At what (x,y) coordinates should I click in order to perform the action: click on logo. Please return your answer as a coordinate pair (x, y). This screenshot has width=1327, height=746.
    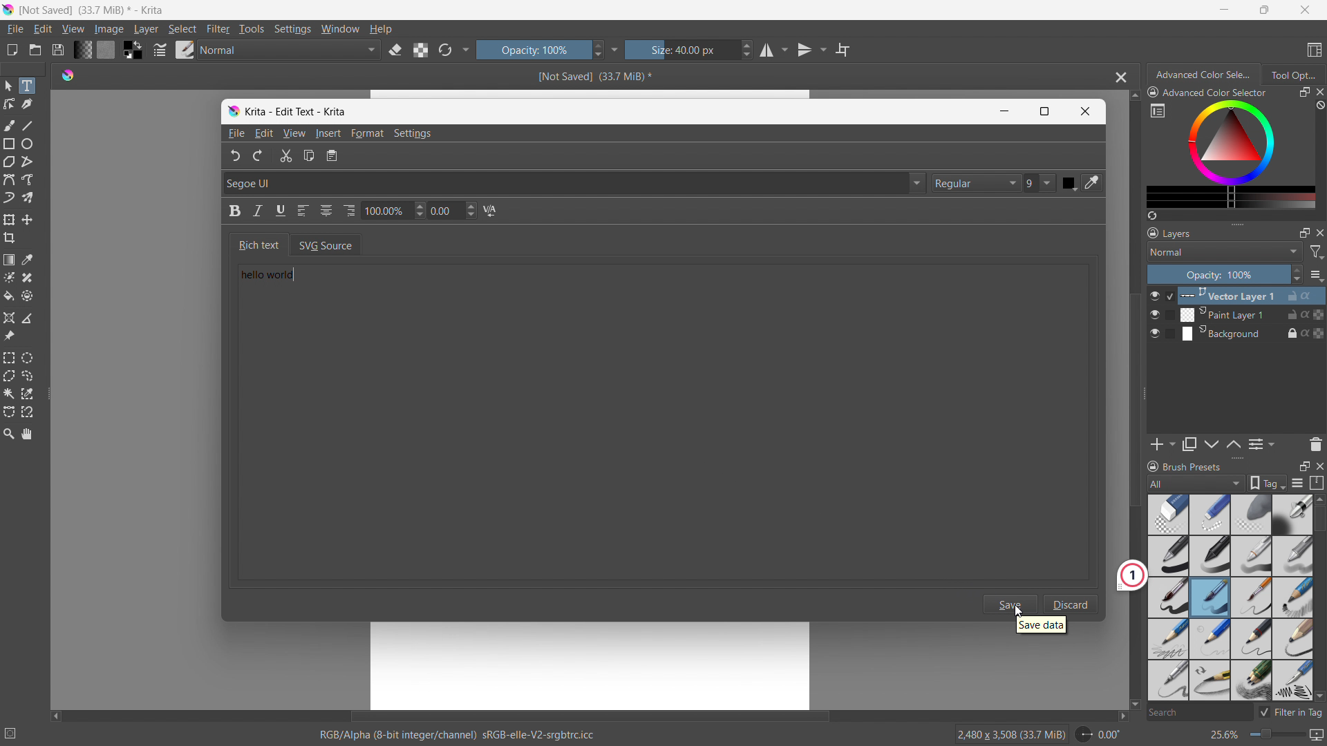
    Looking at the image, I should click on (8, 10).